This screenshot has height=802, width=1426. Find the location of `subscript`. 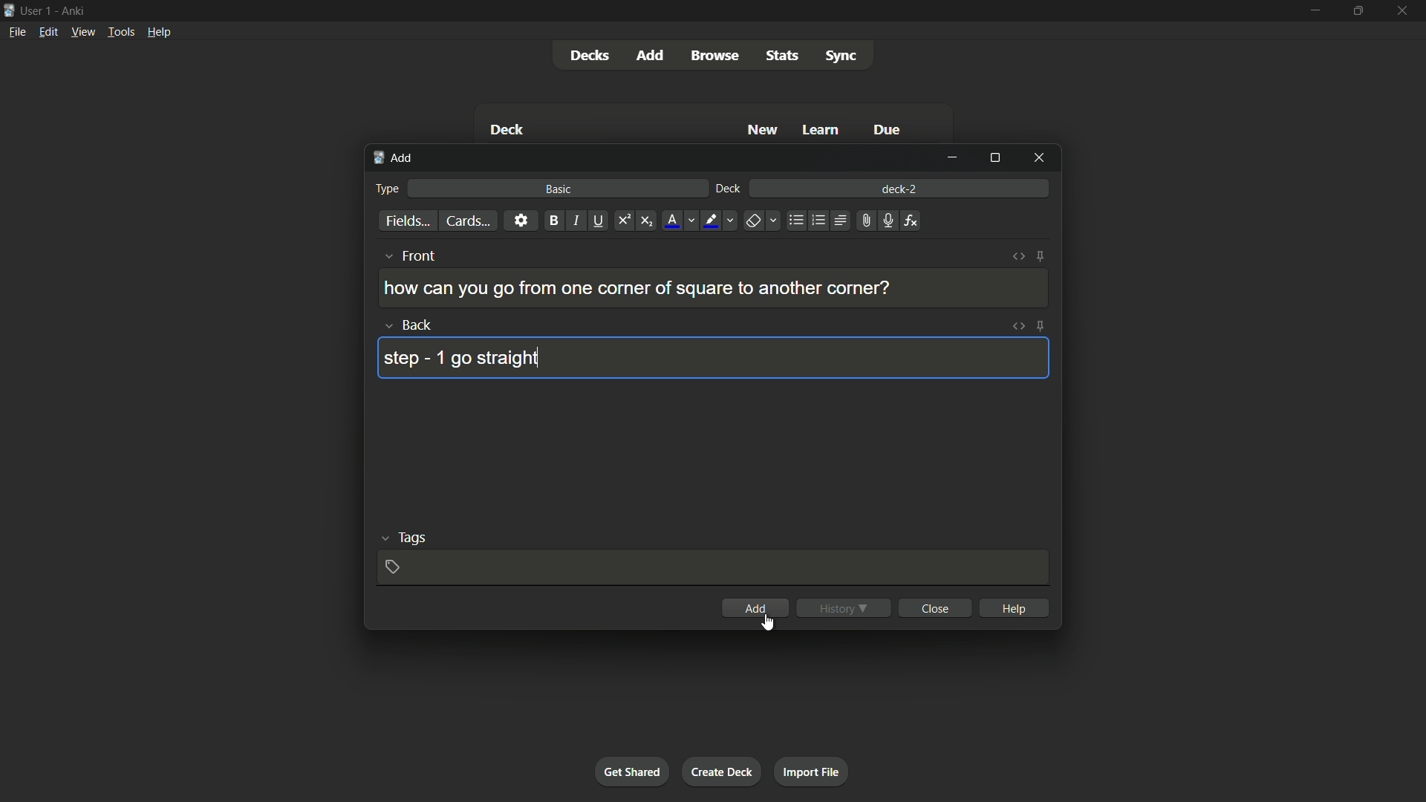

subscript is located at coordinates (645, 222).